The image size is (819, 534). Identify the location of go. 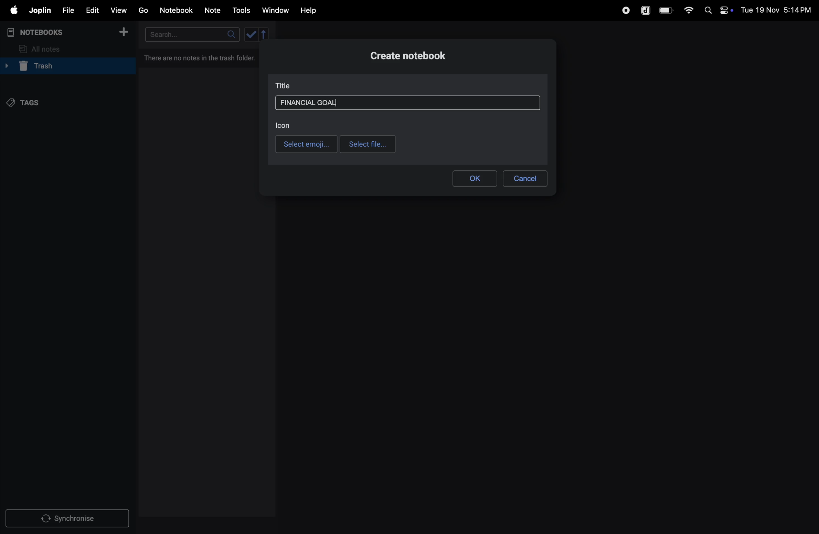
(143, 9).